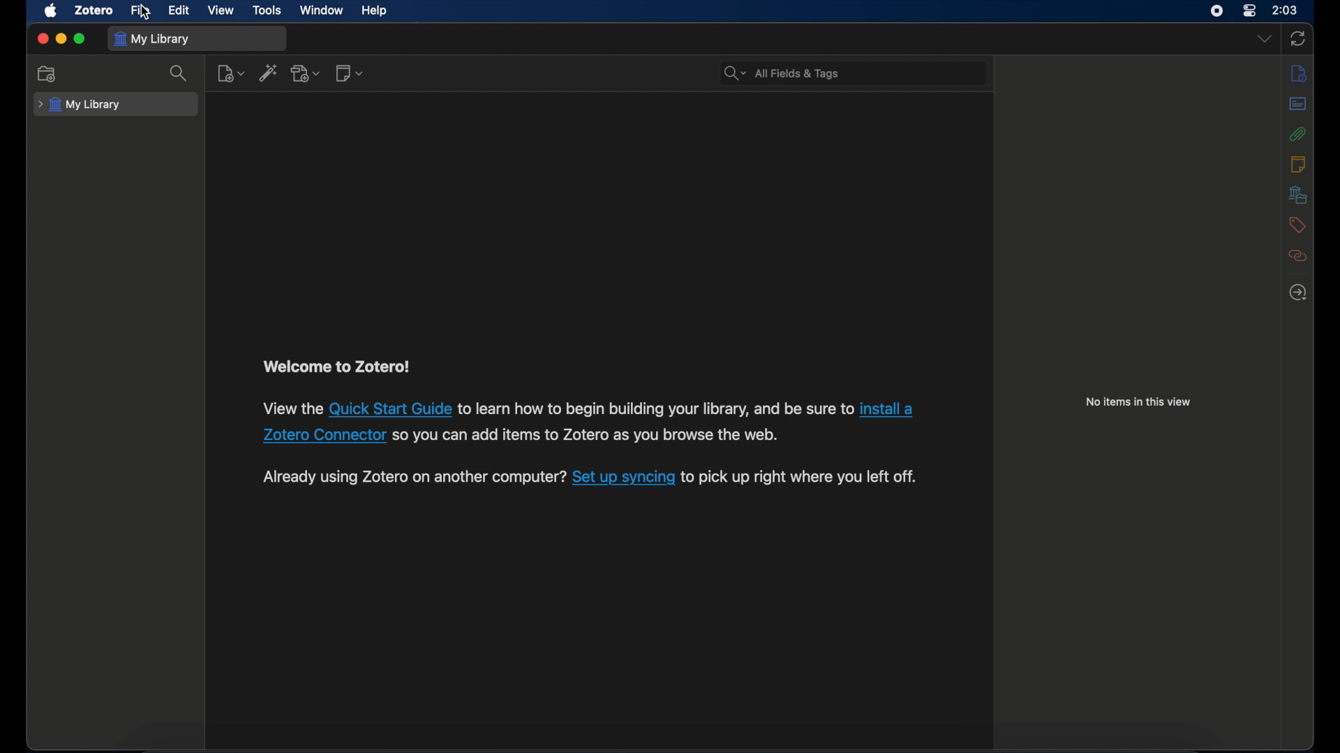 The width and height of the screenshot is (1340, 753). Describe the element at coordinates (323, 435) in the screenshot. I see `link` at that location.